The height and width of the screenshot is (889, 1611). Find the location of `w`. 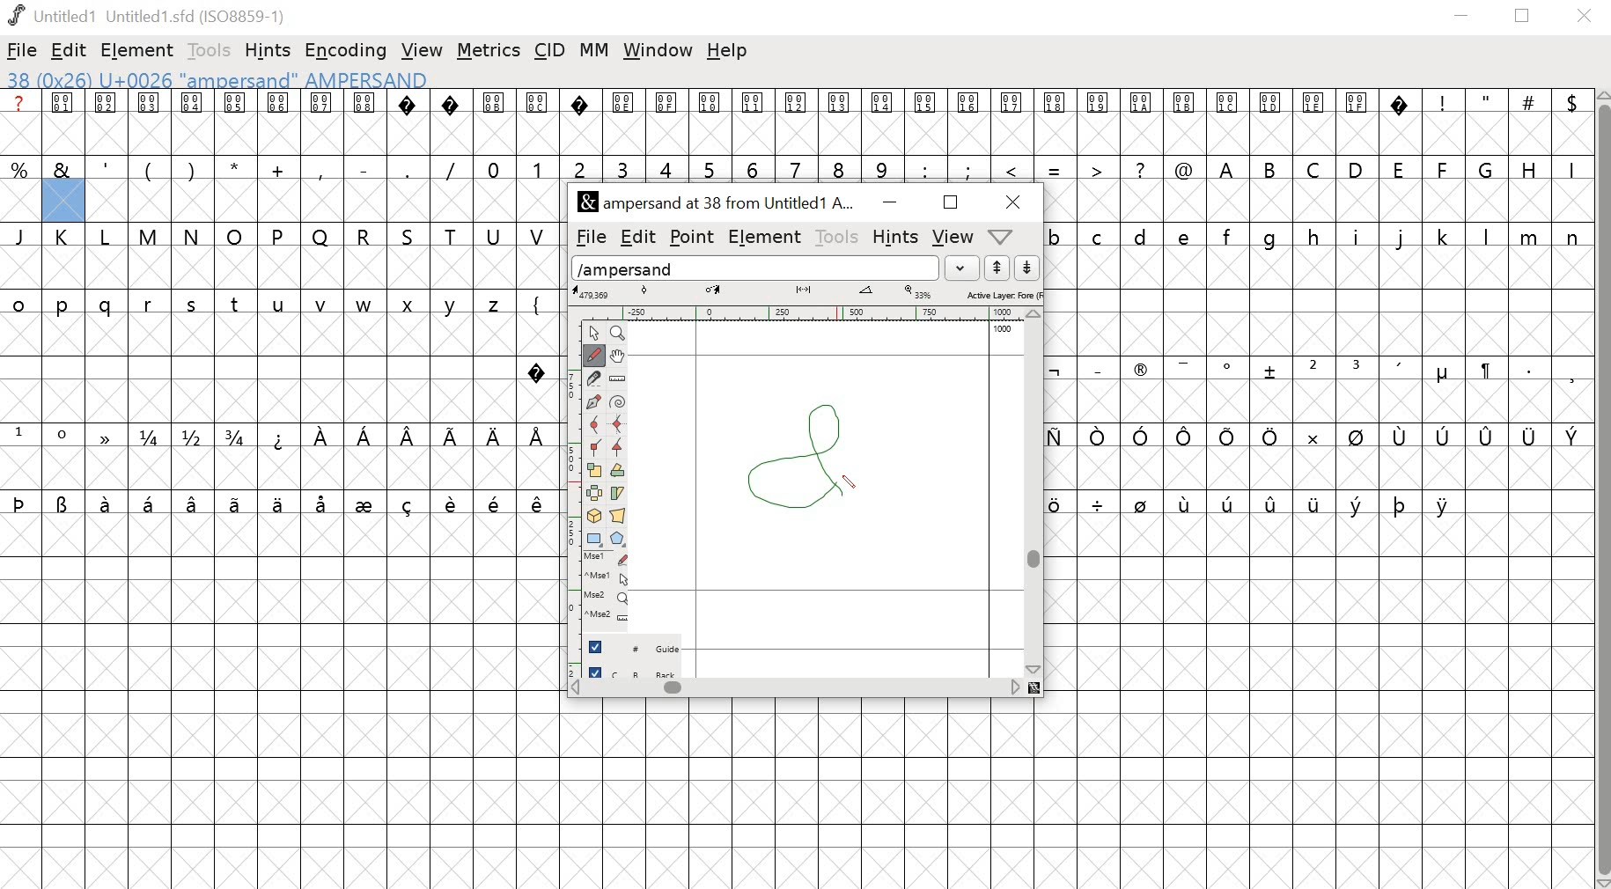

w is located at coordinates (364, 306).